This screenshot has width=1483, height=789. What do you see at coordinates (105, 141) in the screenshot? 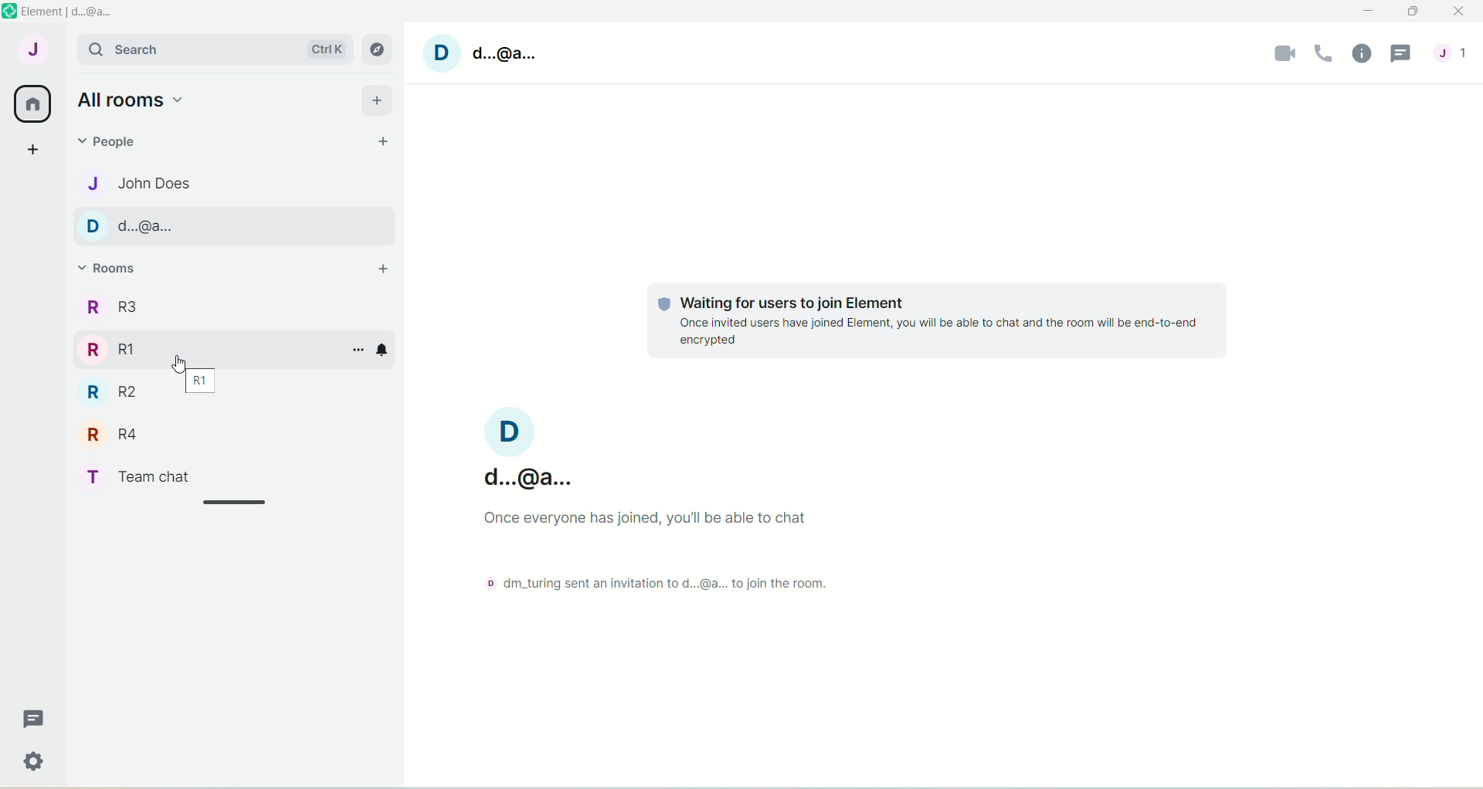
I see `people` at bounding box center [105, 141].